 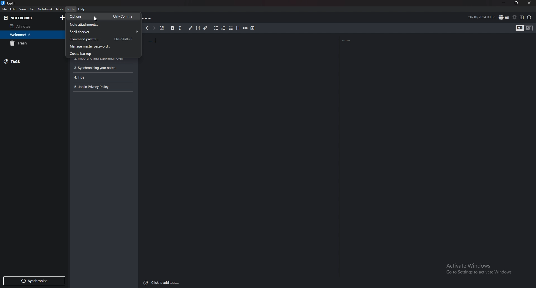 I want to click on go, so click(x=32, y=9).